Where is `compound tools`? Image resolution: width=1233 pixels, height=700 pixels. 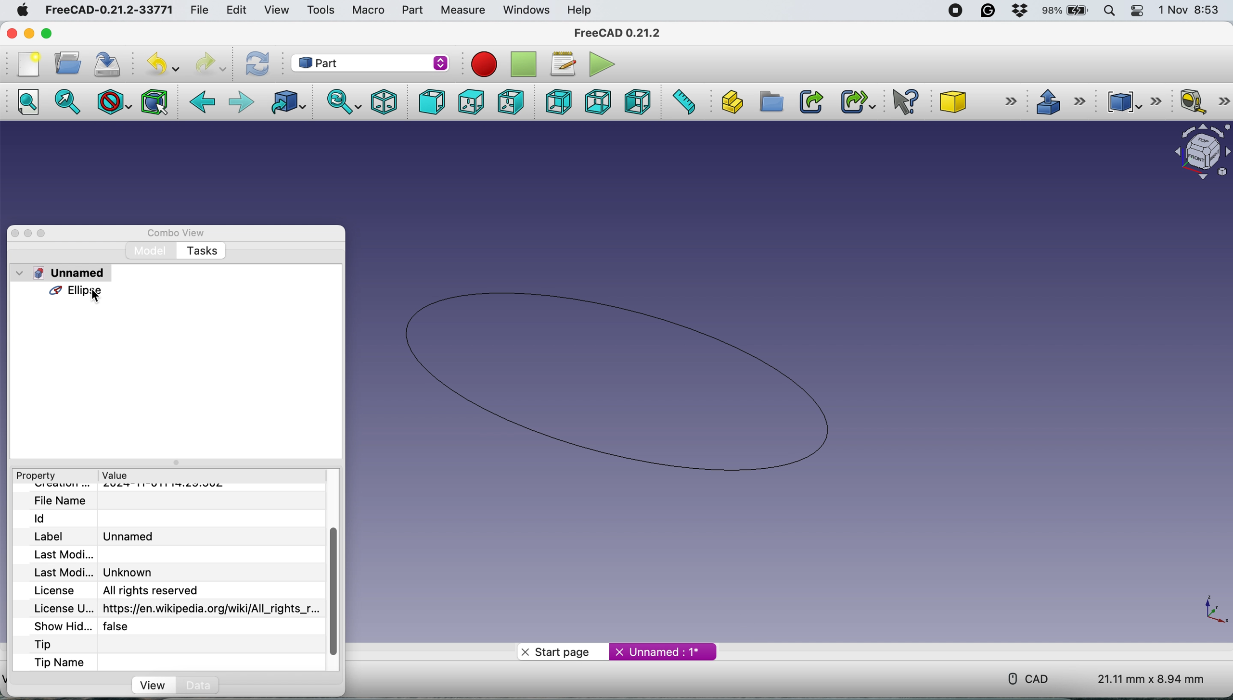 compound tools is located at coordinates (1131, 101).